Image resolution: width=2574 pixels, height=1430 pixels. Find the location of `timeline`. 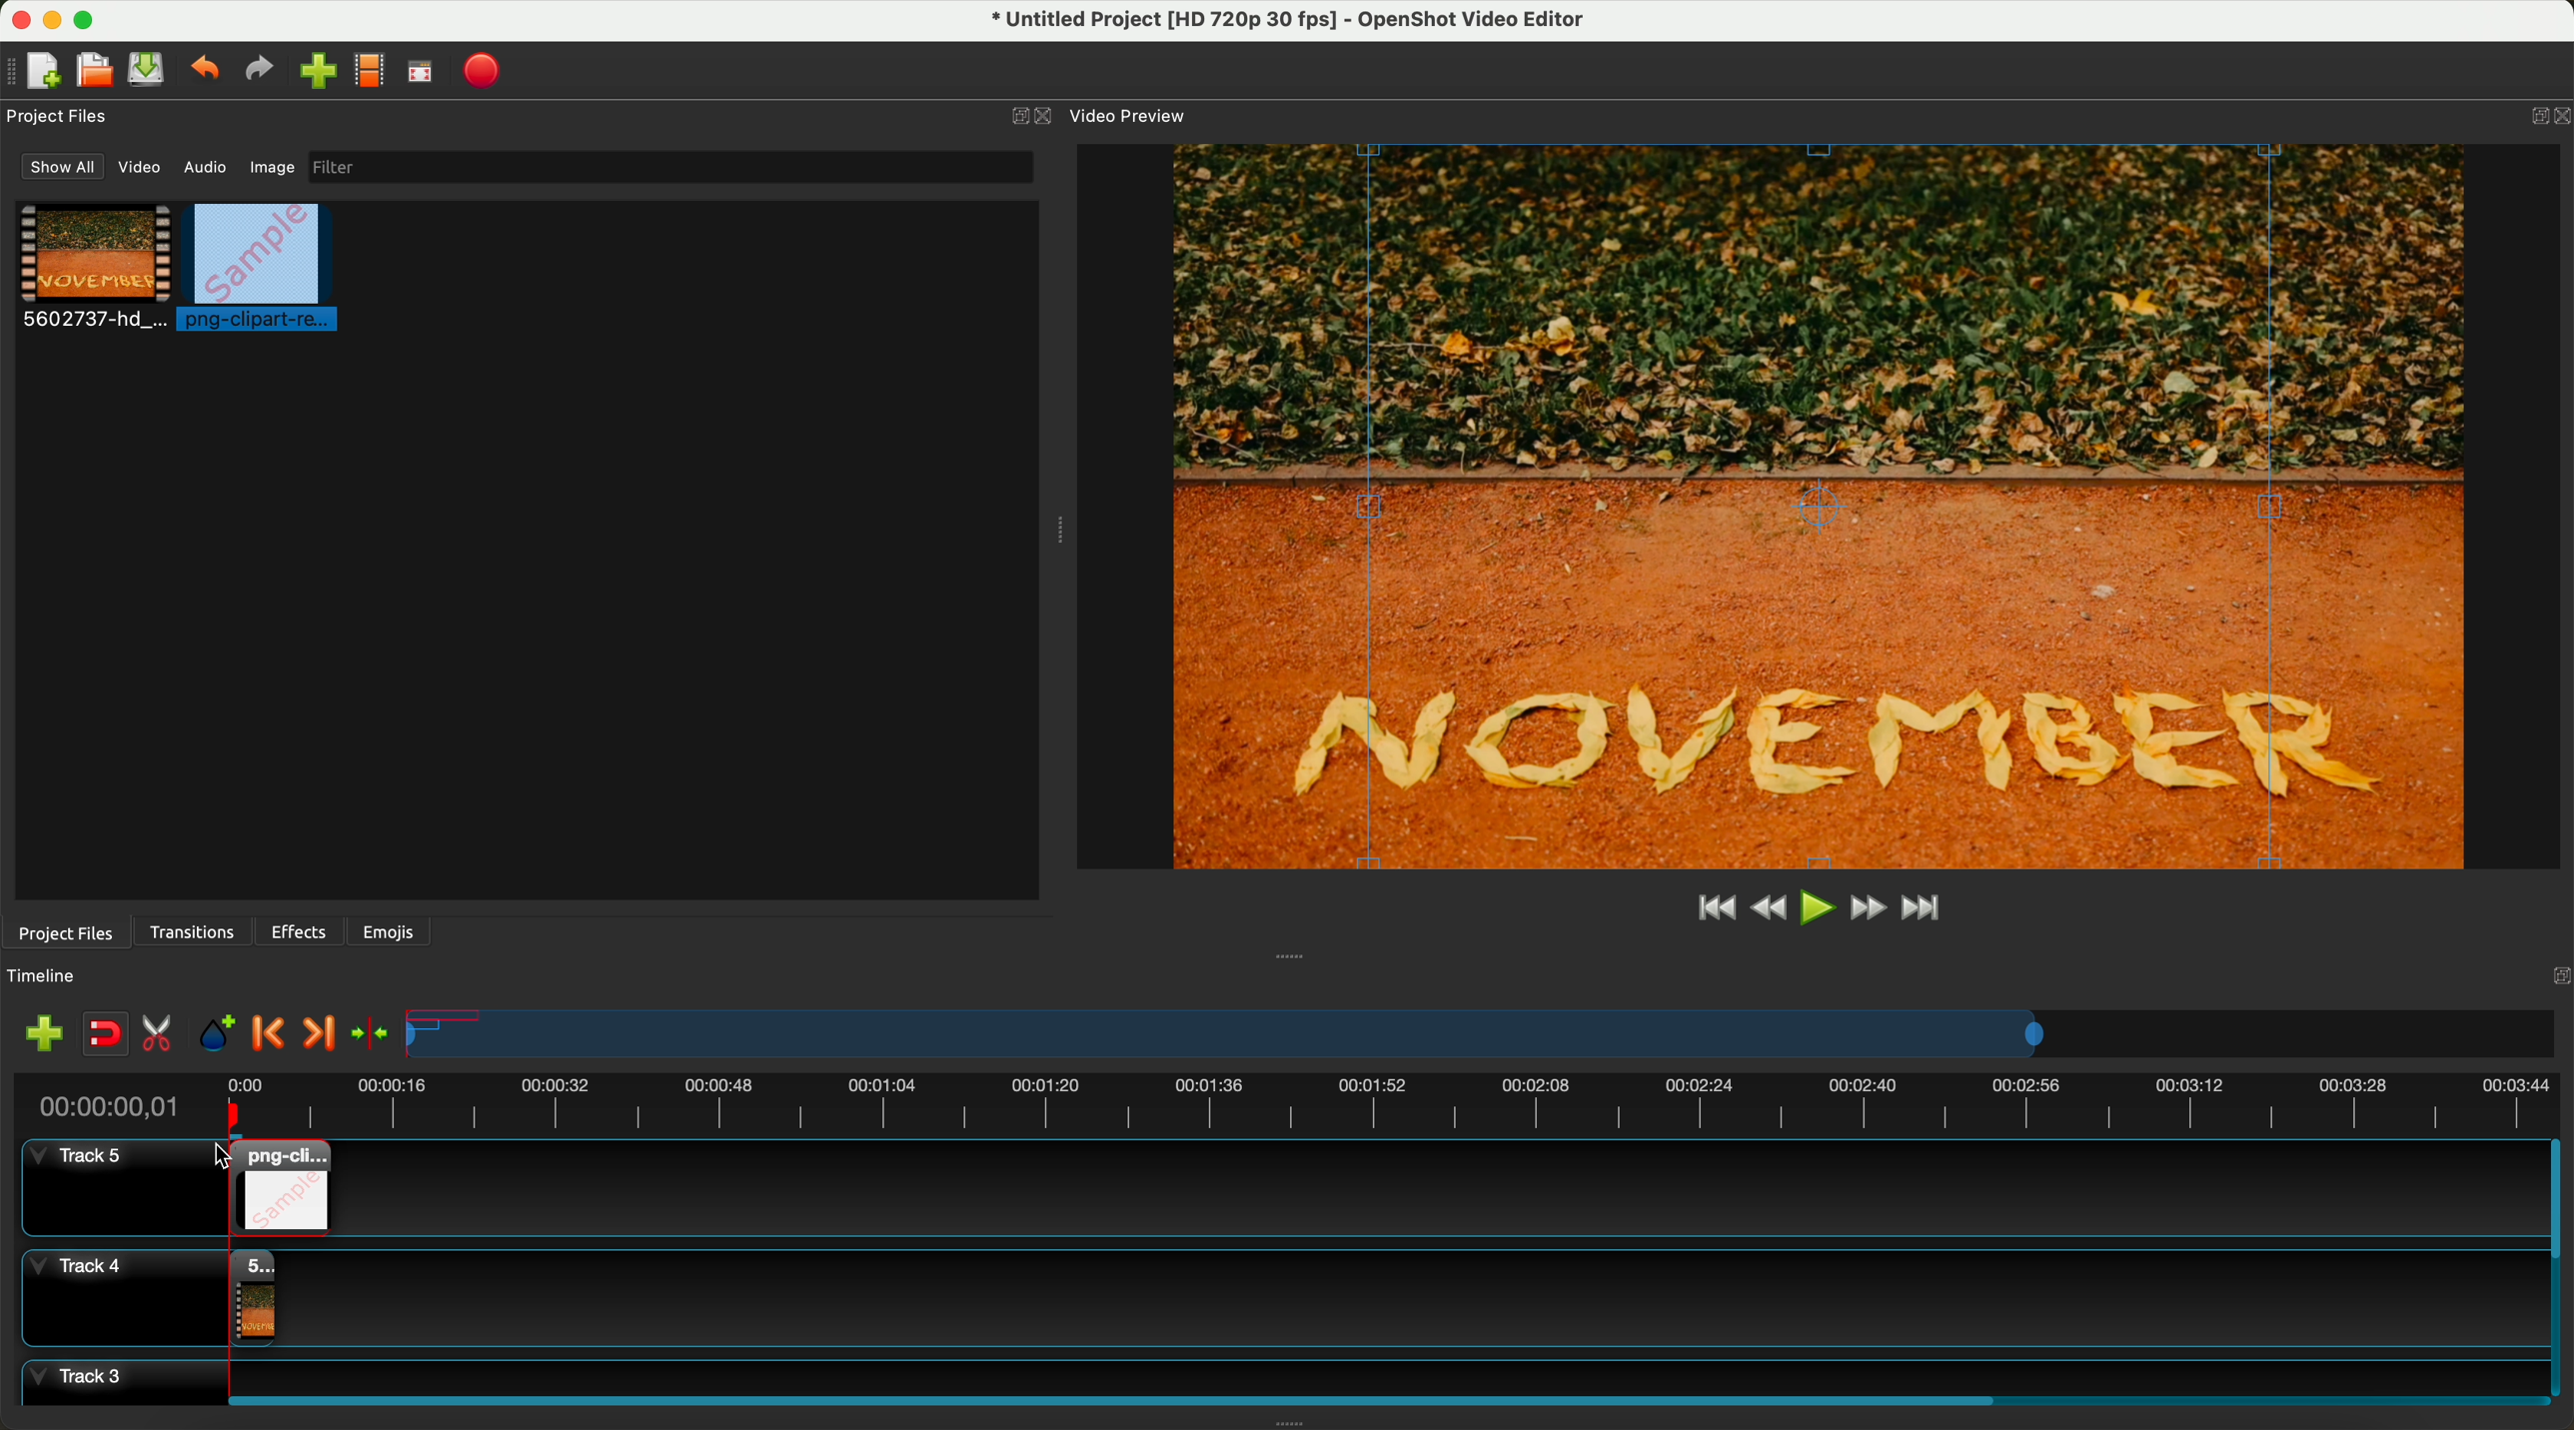

timeline is located at coordinates (53, 976).